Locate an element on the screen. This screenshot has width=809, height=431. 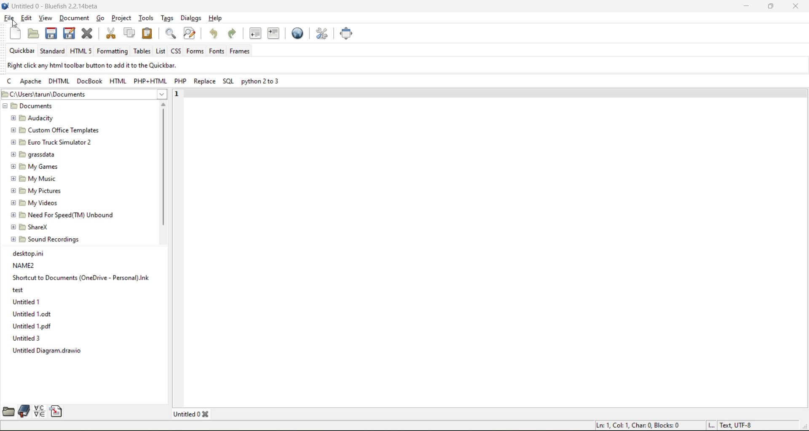
find is located at coordinates (169, 34).